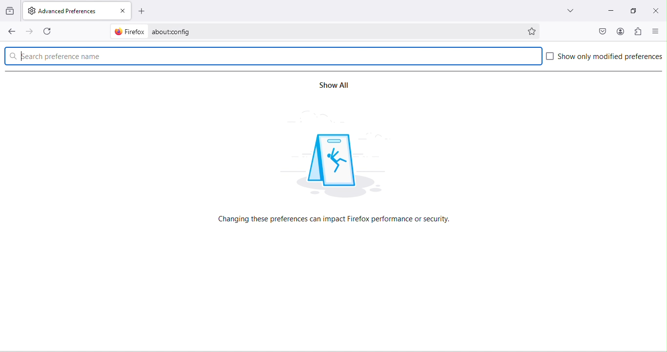 This screenshot has width=667, height=352. I want to click on minimize, so click(611, 11).